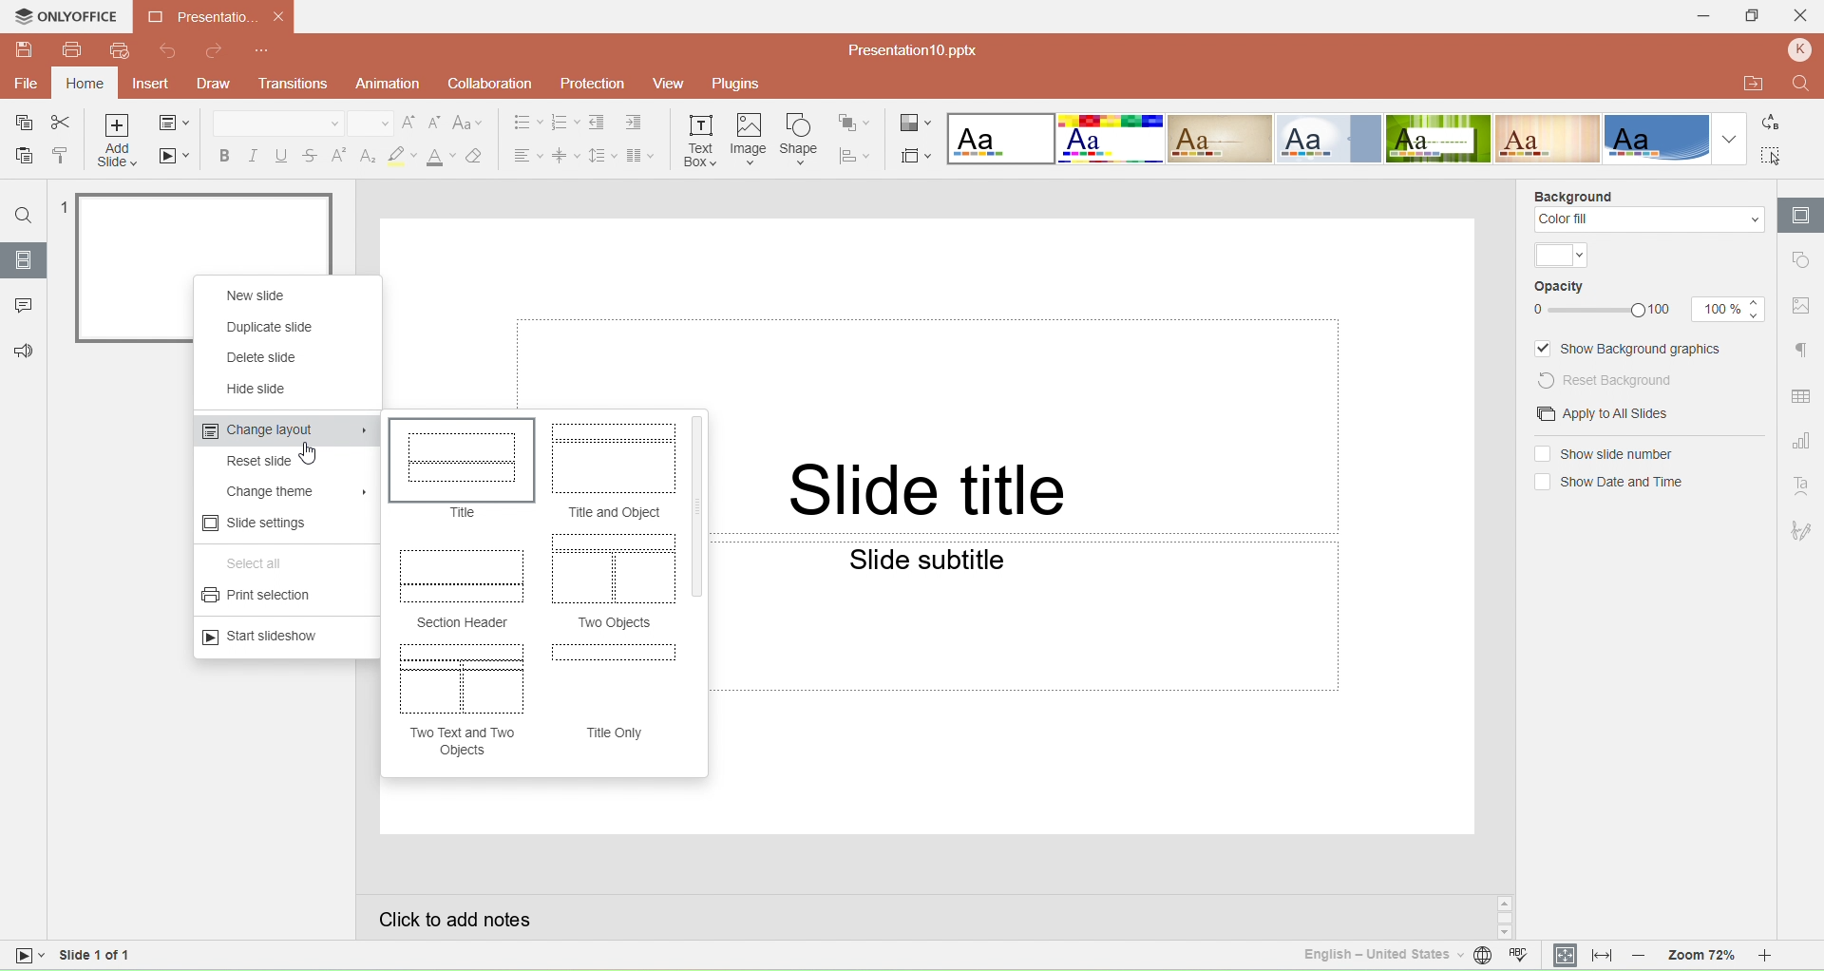 The height and width of the screenshot is (971, 1824). Describe the element at coordinates (636, 124) in the screenshot. I see `Increase indent` at that location.